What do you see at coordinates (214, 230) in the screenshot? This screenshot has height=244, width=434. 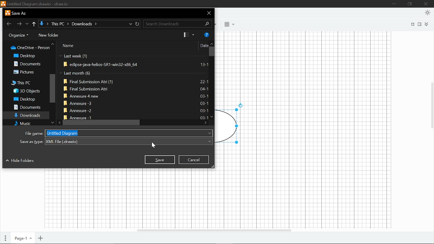 I see `Horizontal scrolbar` at bounding box center [214, 230].